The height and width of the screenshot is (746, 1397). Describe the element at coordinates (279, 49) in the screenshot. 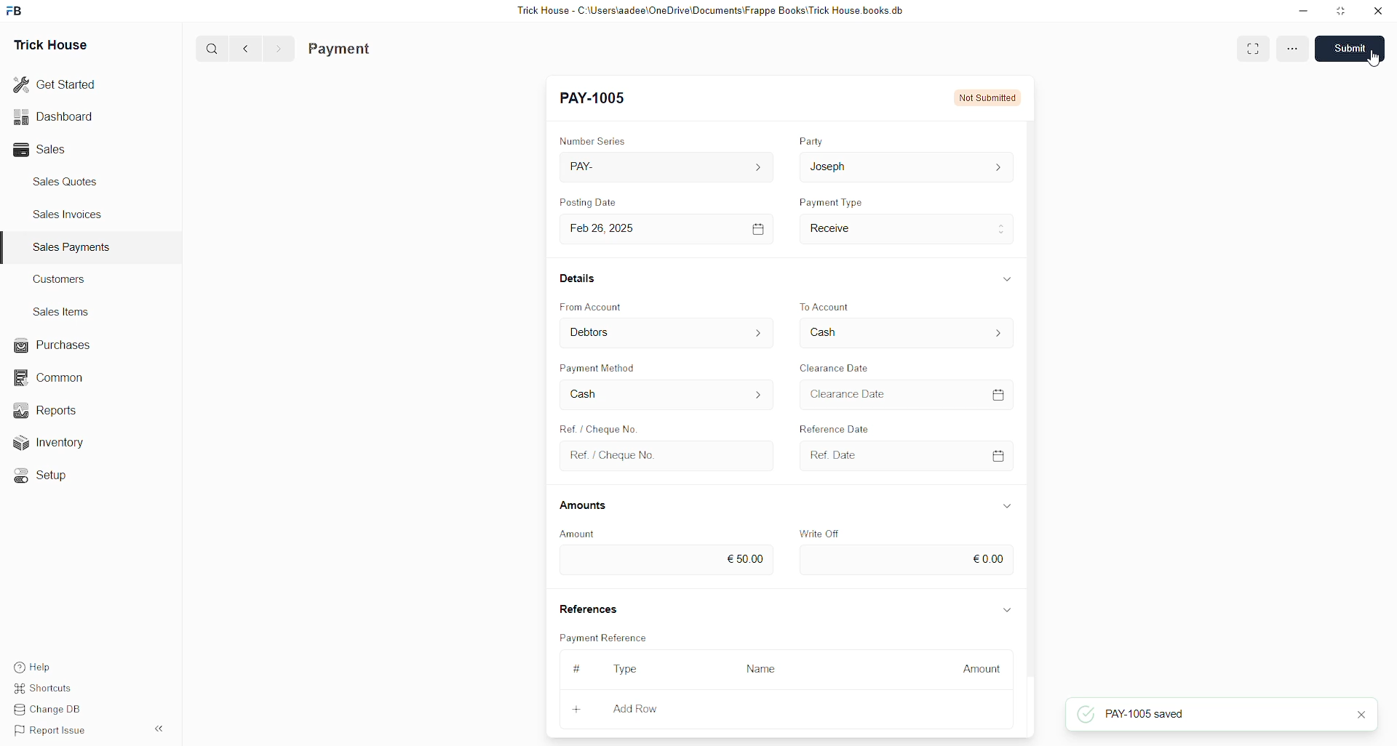

I see `Forward` at that location.